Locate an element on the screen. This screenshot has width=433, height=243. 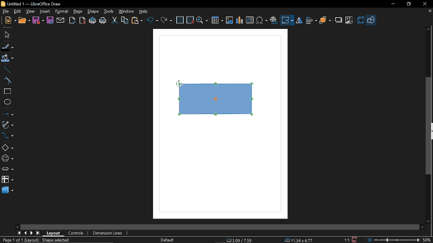
Save is located at coordinates (38, 20).